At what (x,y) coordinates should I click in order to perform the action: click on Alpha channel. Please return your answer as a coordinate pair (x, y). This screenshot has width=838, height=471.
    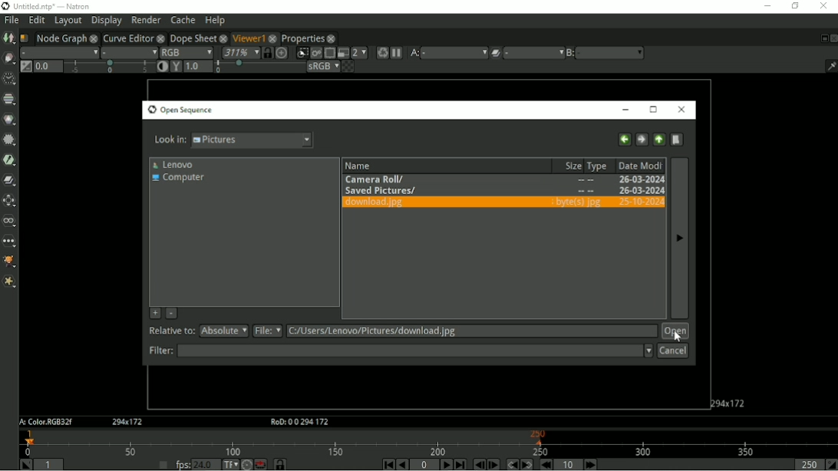
    Looking at the image, I should click on (130, 52).